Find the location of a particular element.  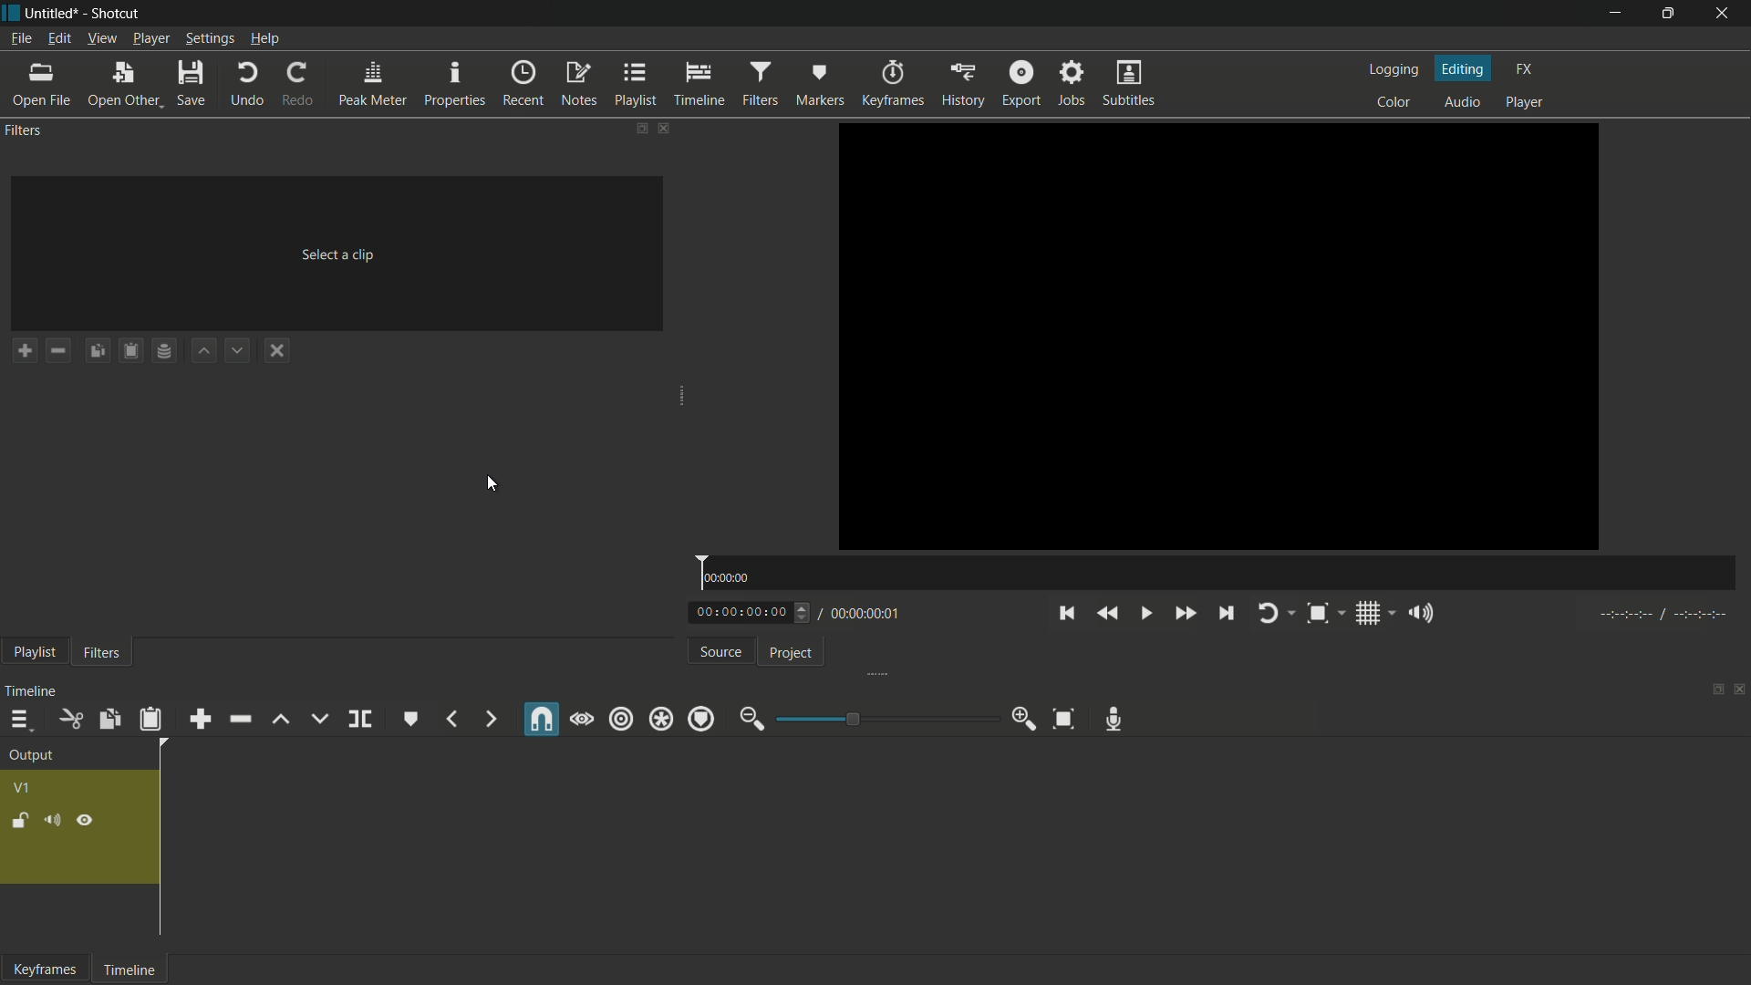

export is located at coordinates (1021, 83).